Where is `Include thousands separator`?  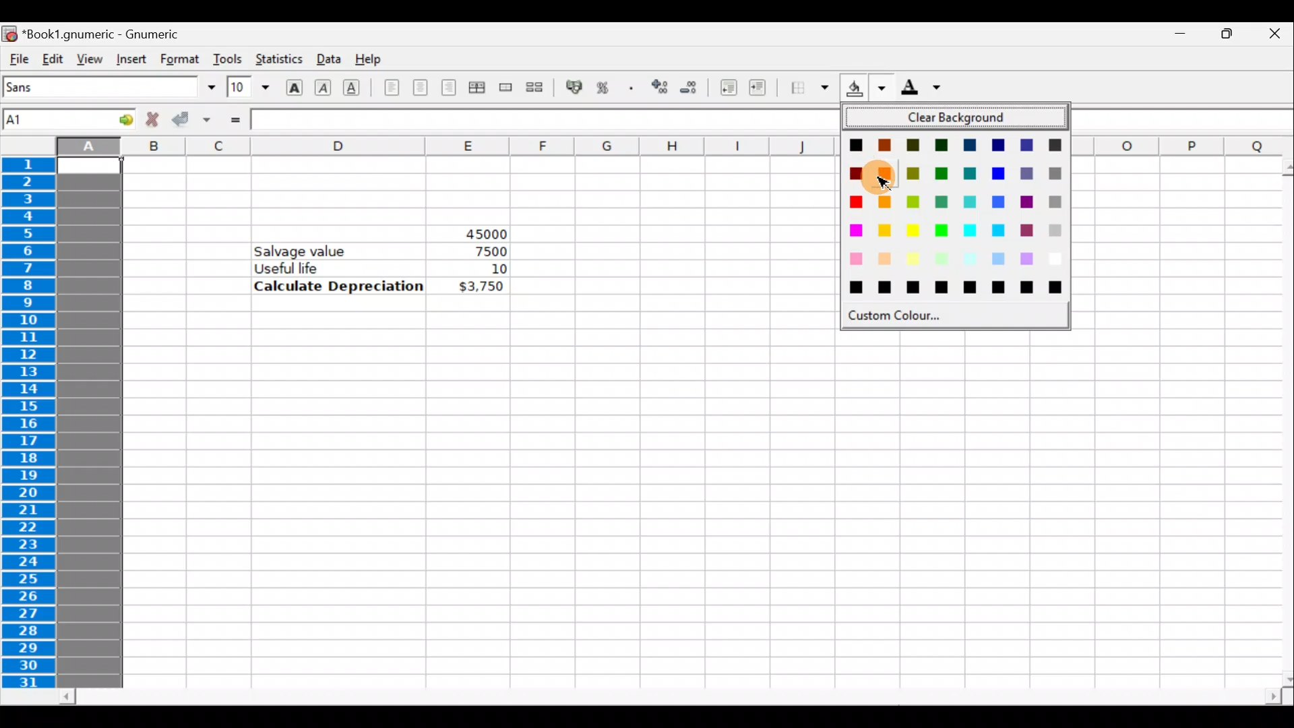
Include thousands separator is located at coordinates (631, 88).